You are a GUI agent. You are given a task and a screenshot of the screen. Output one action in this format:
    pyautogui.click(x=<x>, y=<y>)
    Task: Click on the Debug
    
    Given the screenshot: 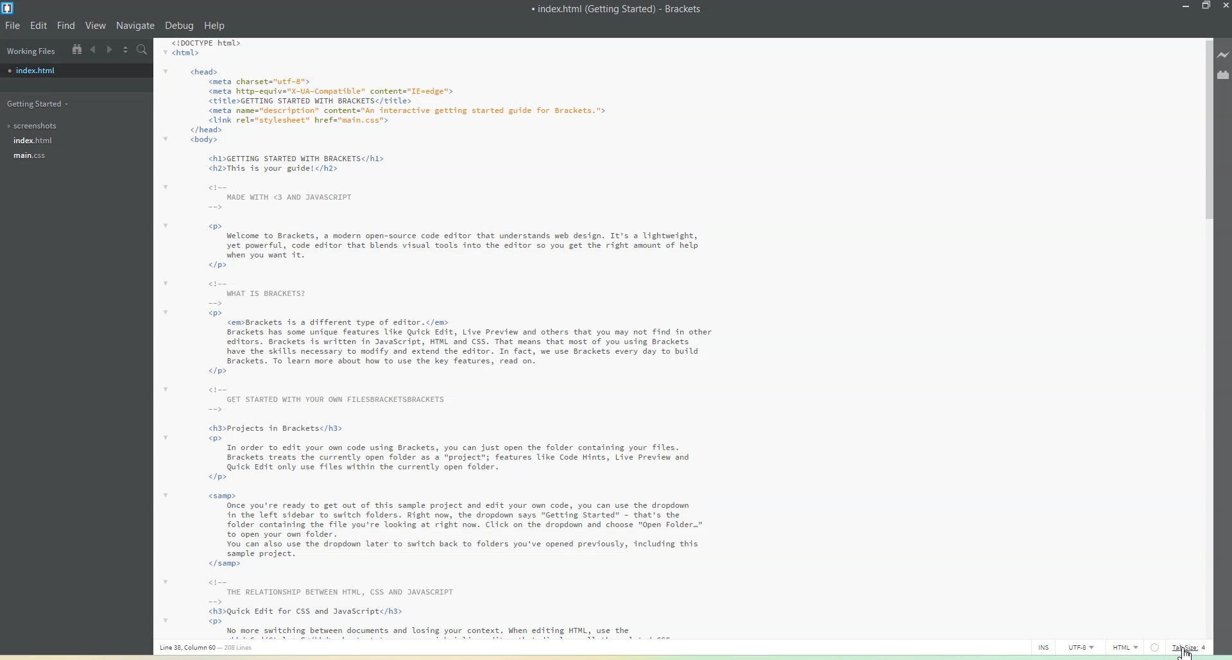 What is the action you would take?
    pyautogui.click(x=180, y=26)
    